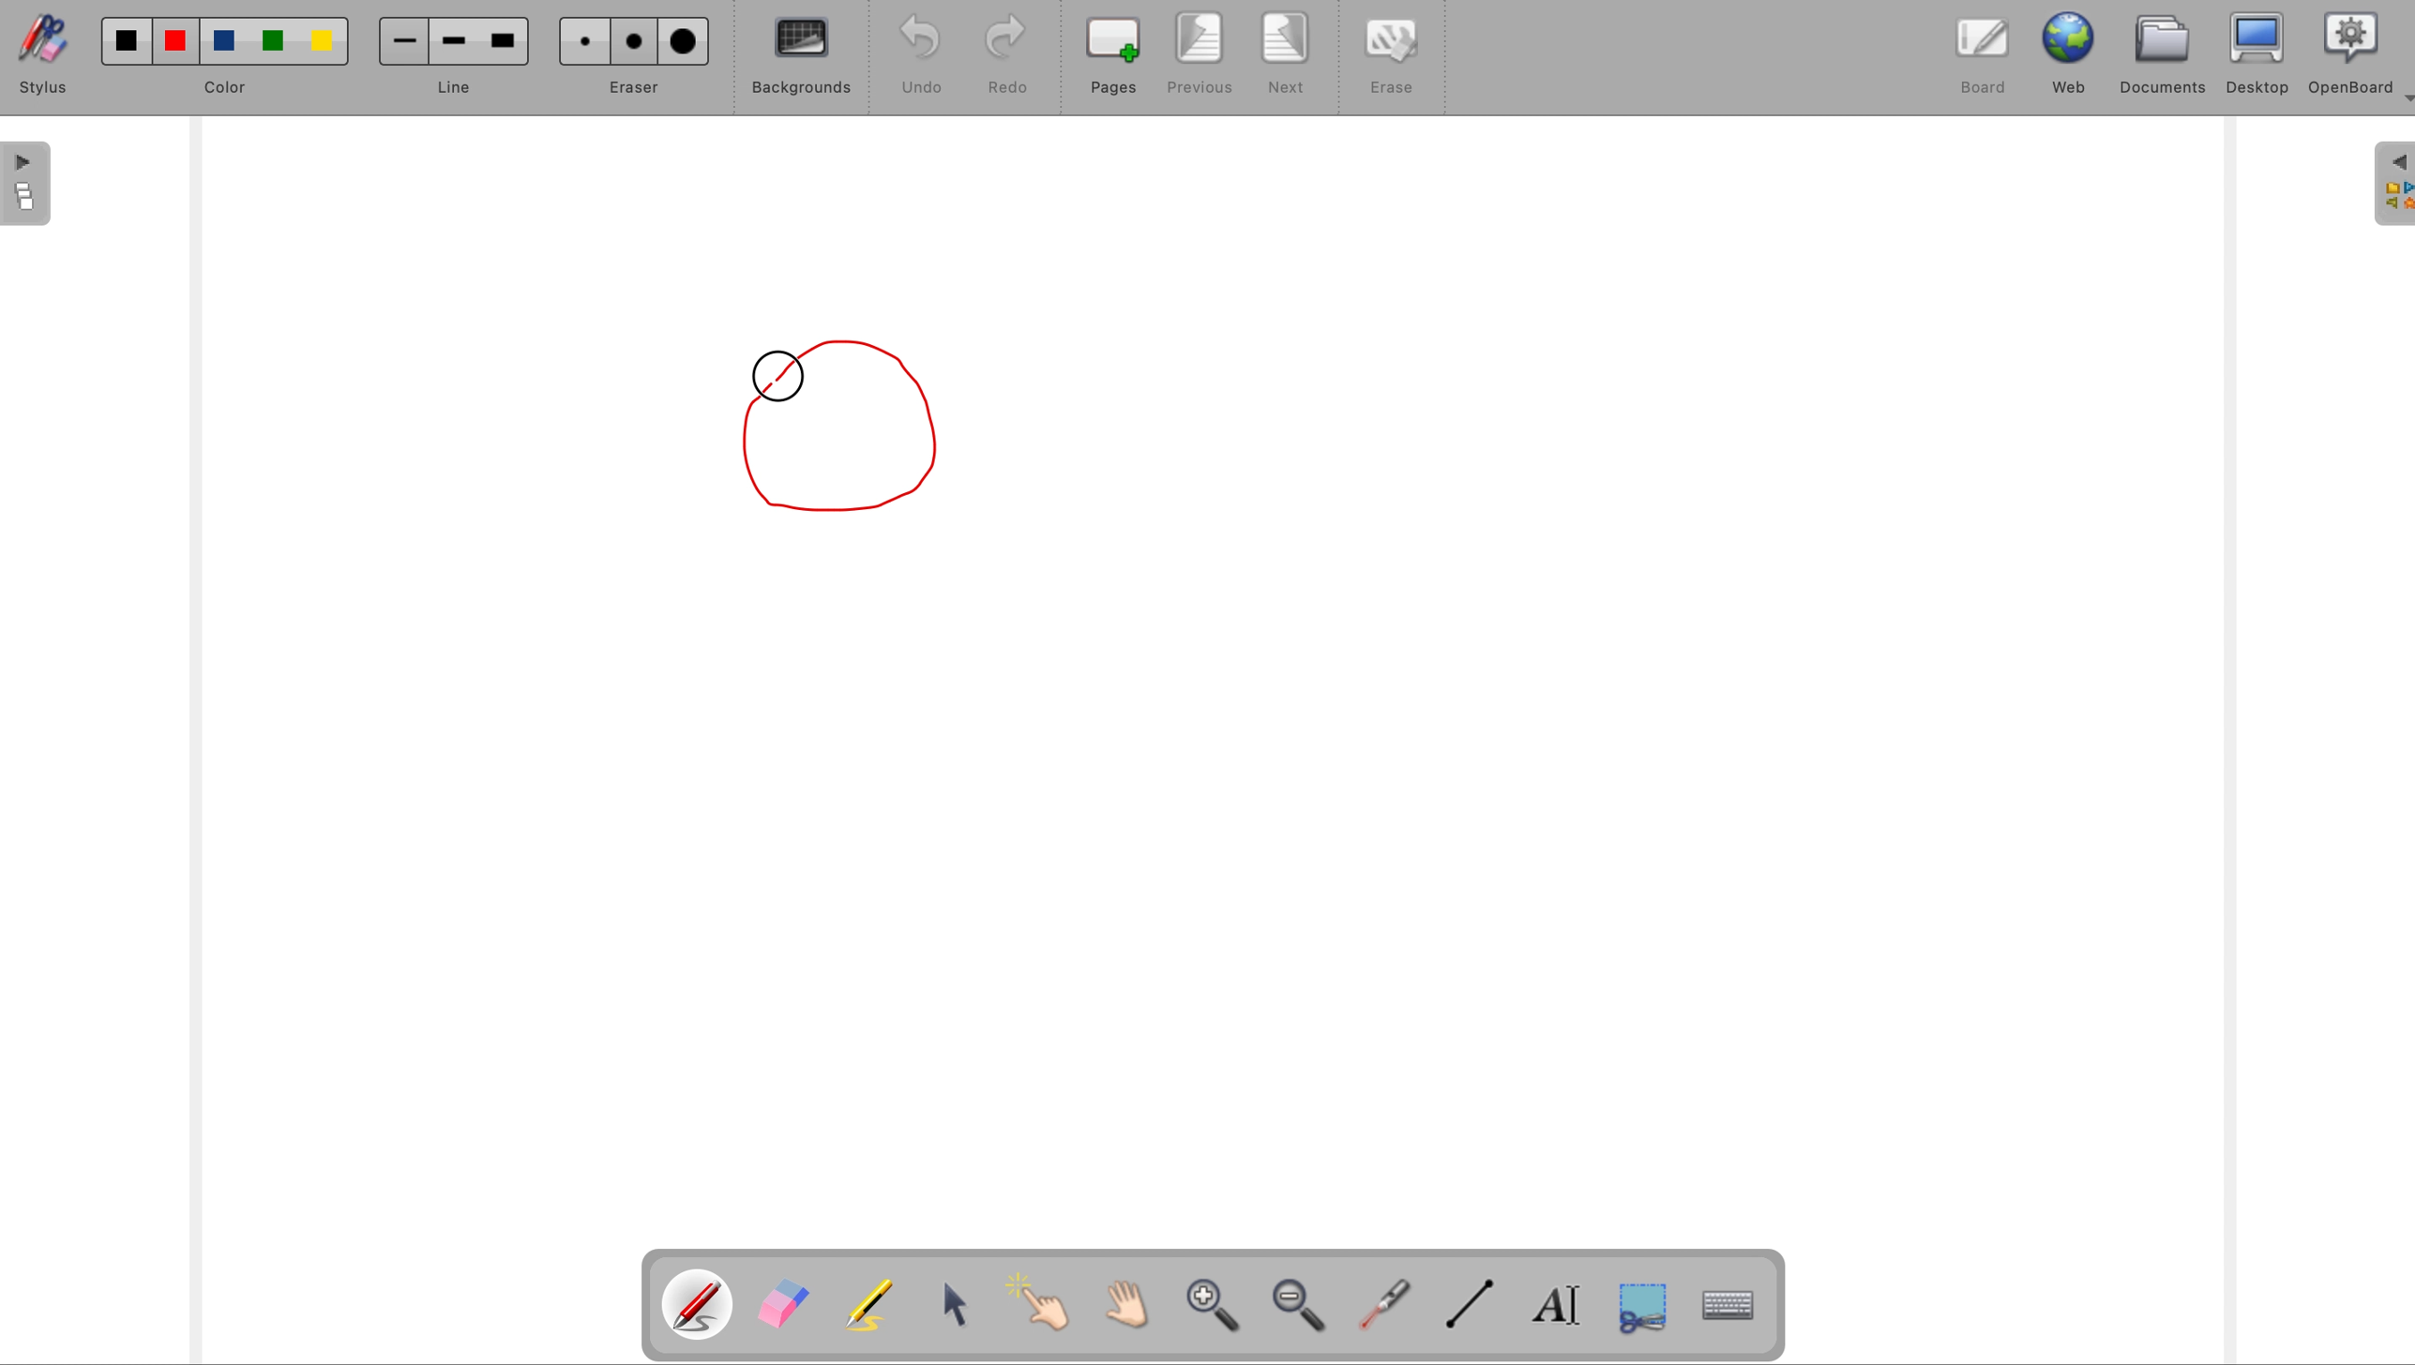  What do you see at coordinates (1386, 56) in the screenshot?
I see `erase` at bounding box center [1386, 56].